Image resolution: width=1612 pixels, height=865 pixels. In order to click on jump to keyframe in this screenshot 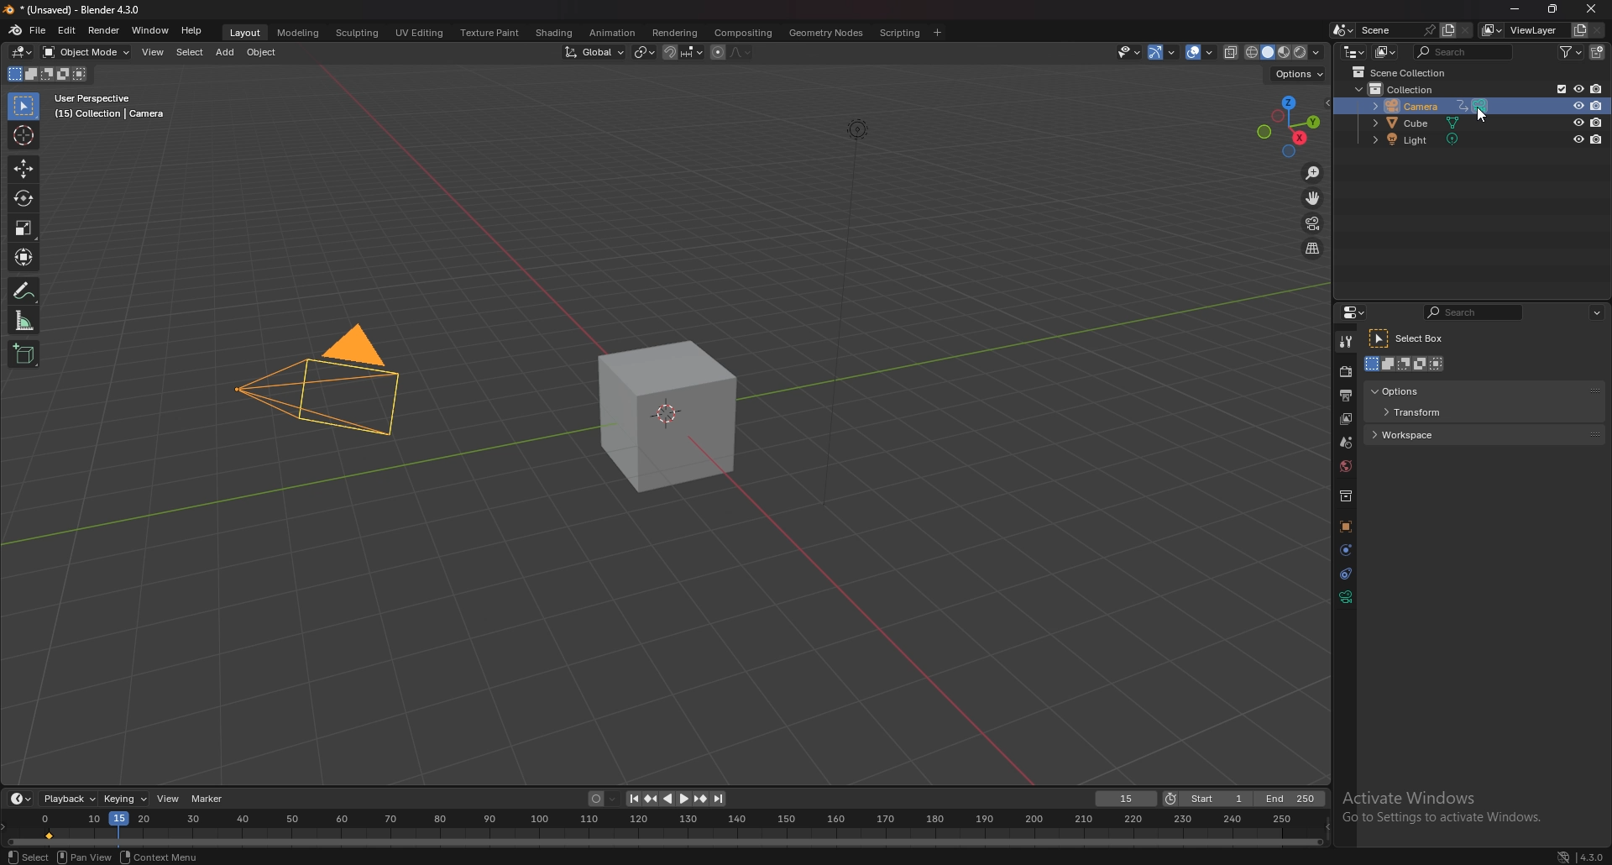, I will do `click(700, 799)`.